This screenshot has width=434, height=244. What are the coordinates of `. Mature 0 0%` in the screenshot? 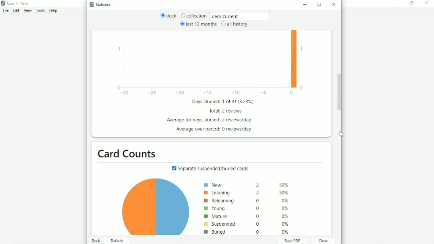 It's located at (246, 216).